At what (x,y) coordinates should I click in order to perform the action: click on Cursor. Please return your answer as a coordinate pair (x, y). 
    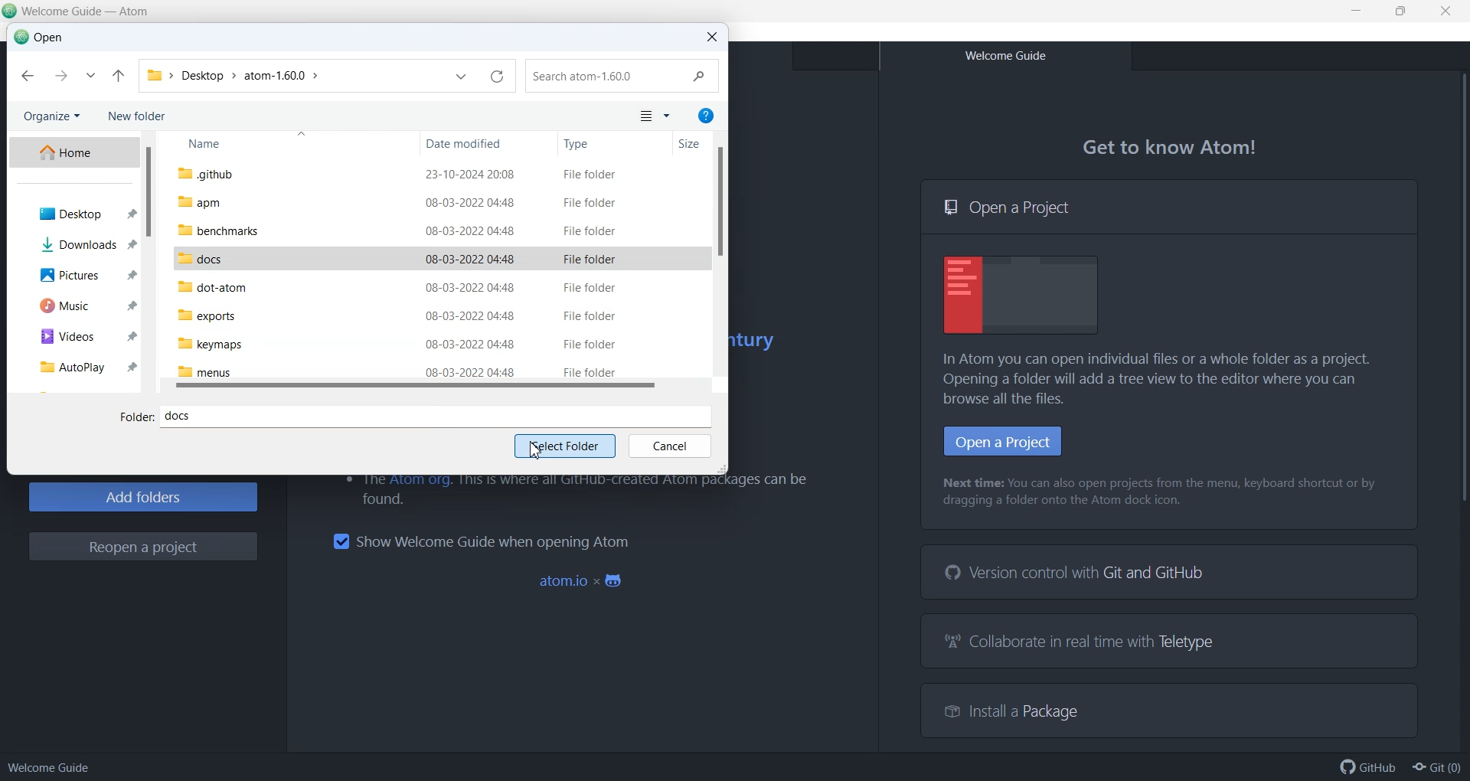
    Looking at the image, I should click on (535, 451).